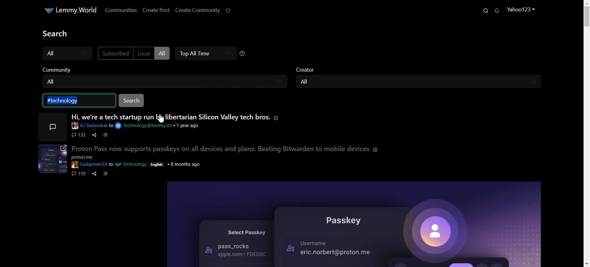  What do you see at coordinates (498, 11) in the screenshot?
I see `Unread Message` at bounding box center [498, 11].